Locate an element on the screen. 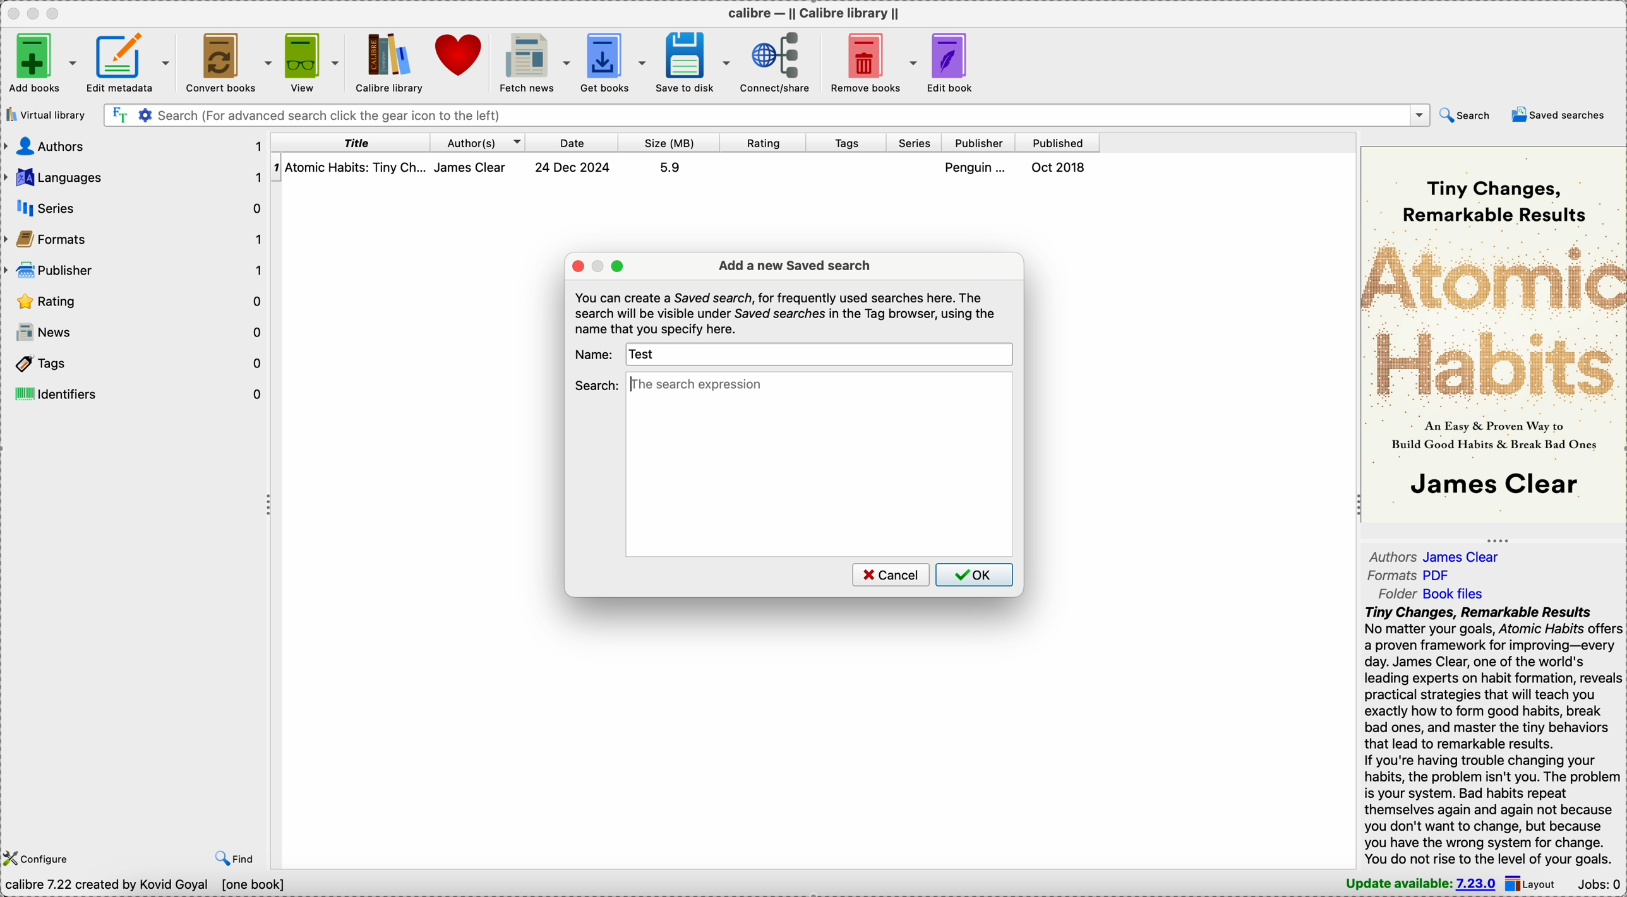  close pop-up is located at coordinates (577, 265).